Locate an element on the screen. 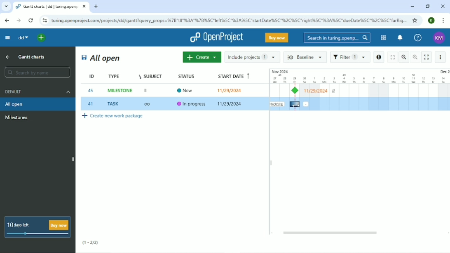  Type is located at coordinates (116, 77).